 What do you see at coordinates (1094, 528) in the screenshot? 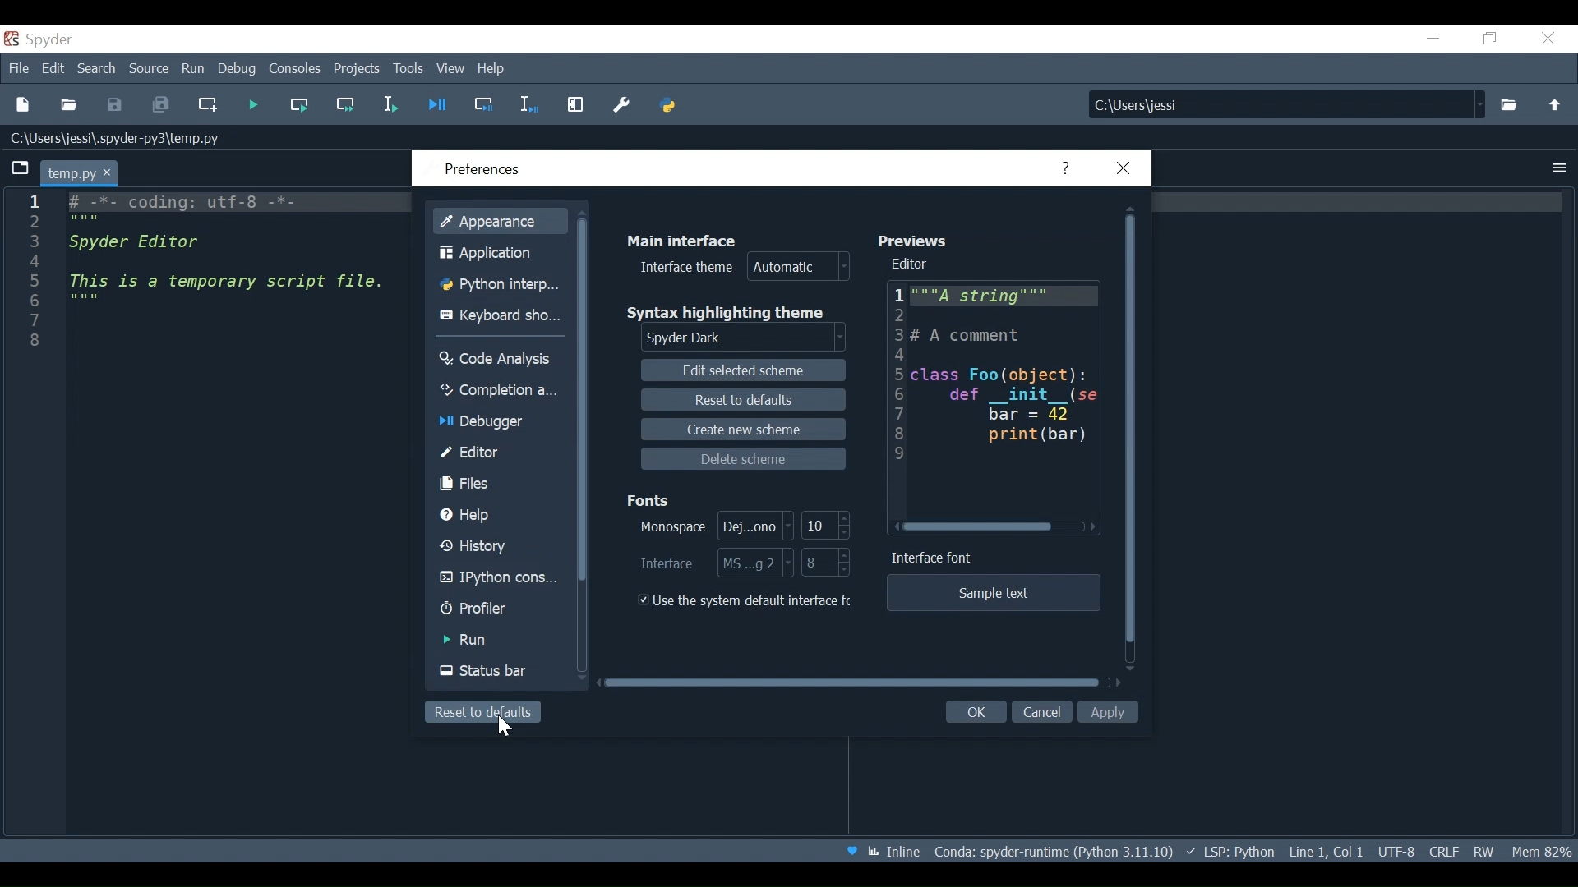
I see `Scroll left` at bounding box center [1094, 528].